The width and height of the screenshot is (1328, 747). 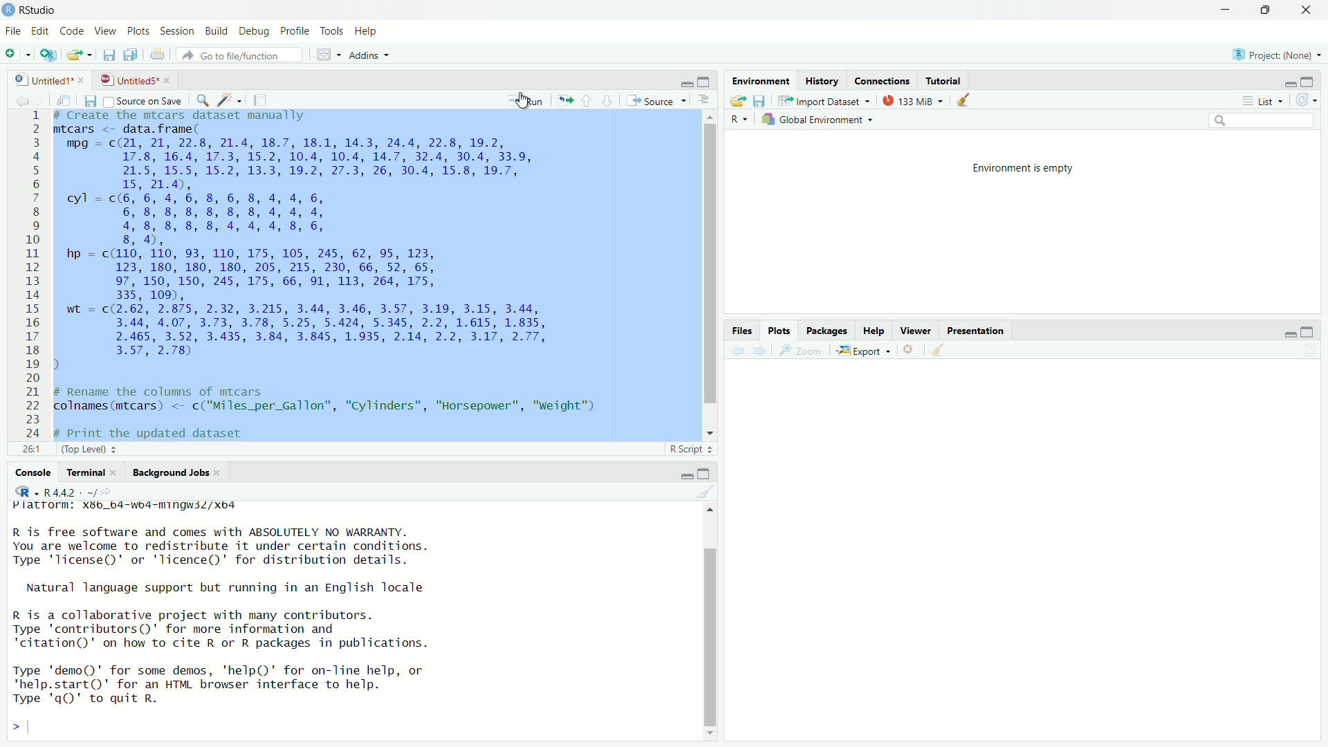 What do you see at coordinates (216, 30) in the screenshot?
I see `Build` at bounding box center [216, 30].